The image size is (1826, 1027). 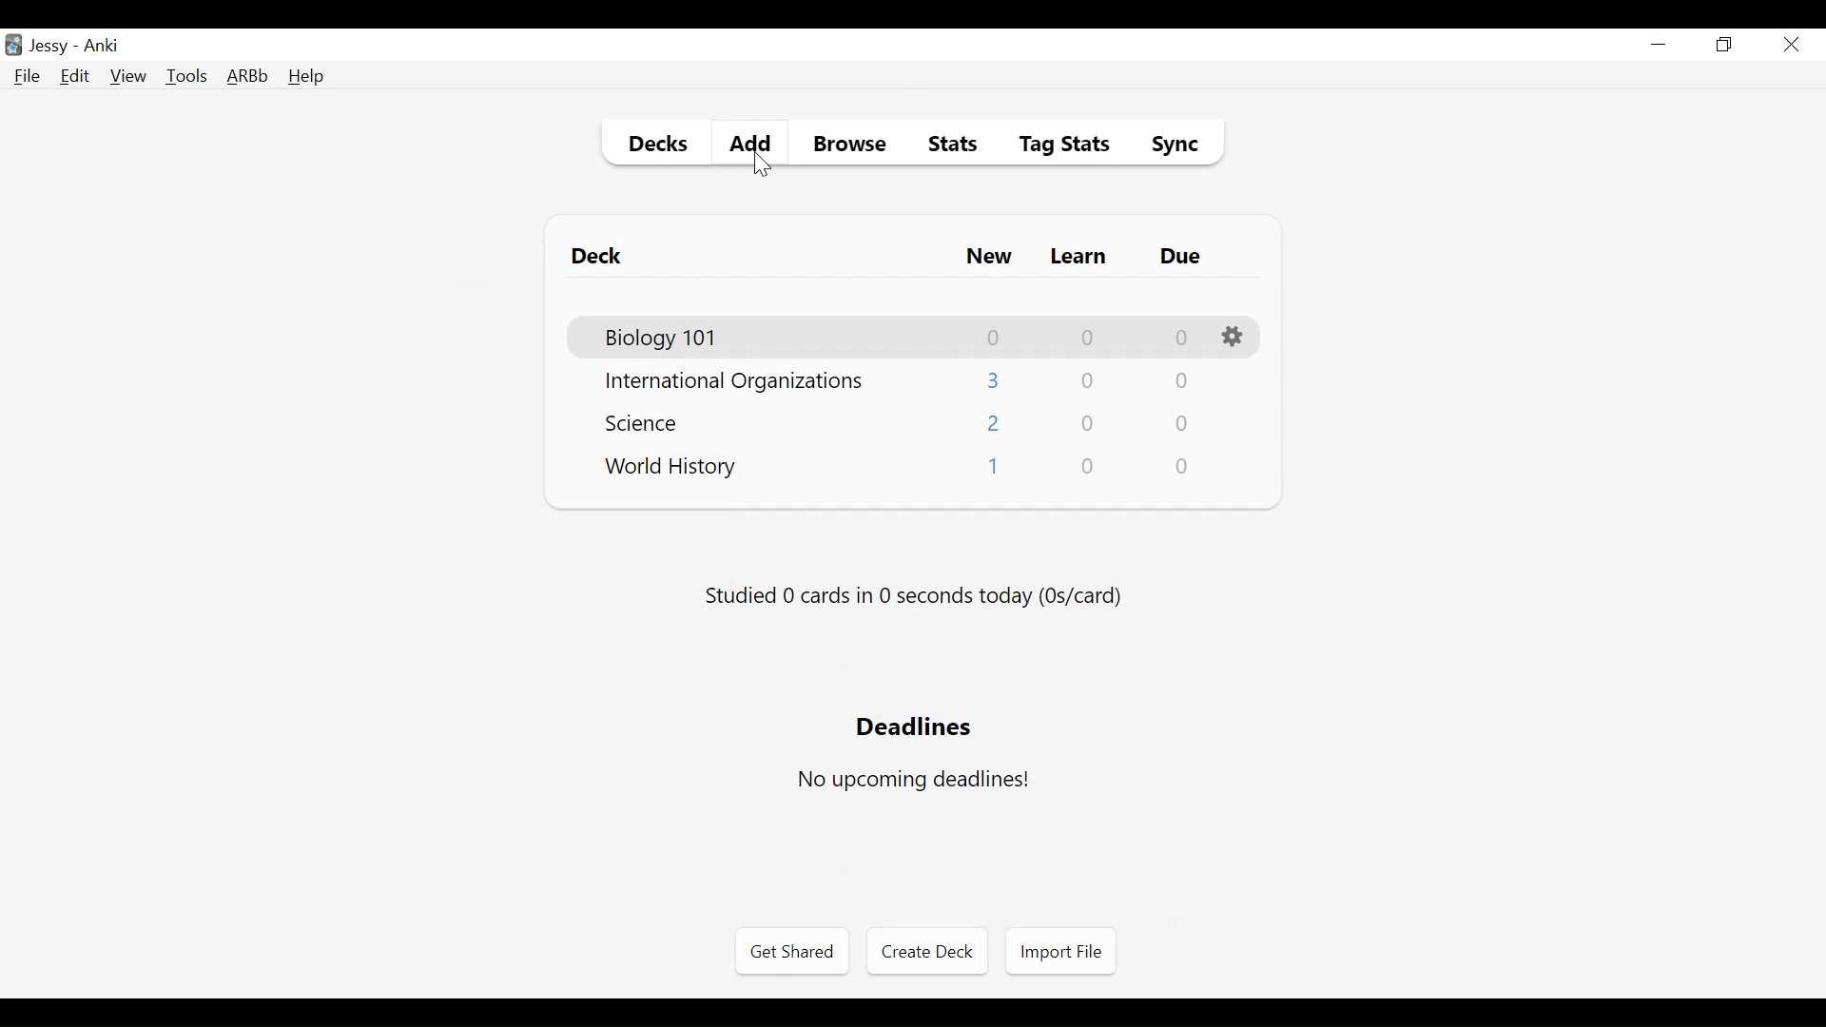 I want to click on Due Card Count, so click(x=1183, y=425).